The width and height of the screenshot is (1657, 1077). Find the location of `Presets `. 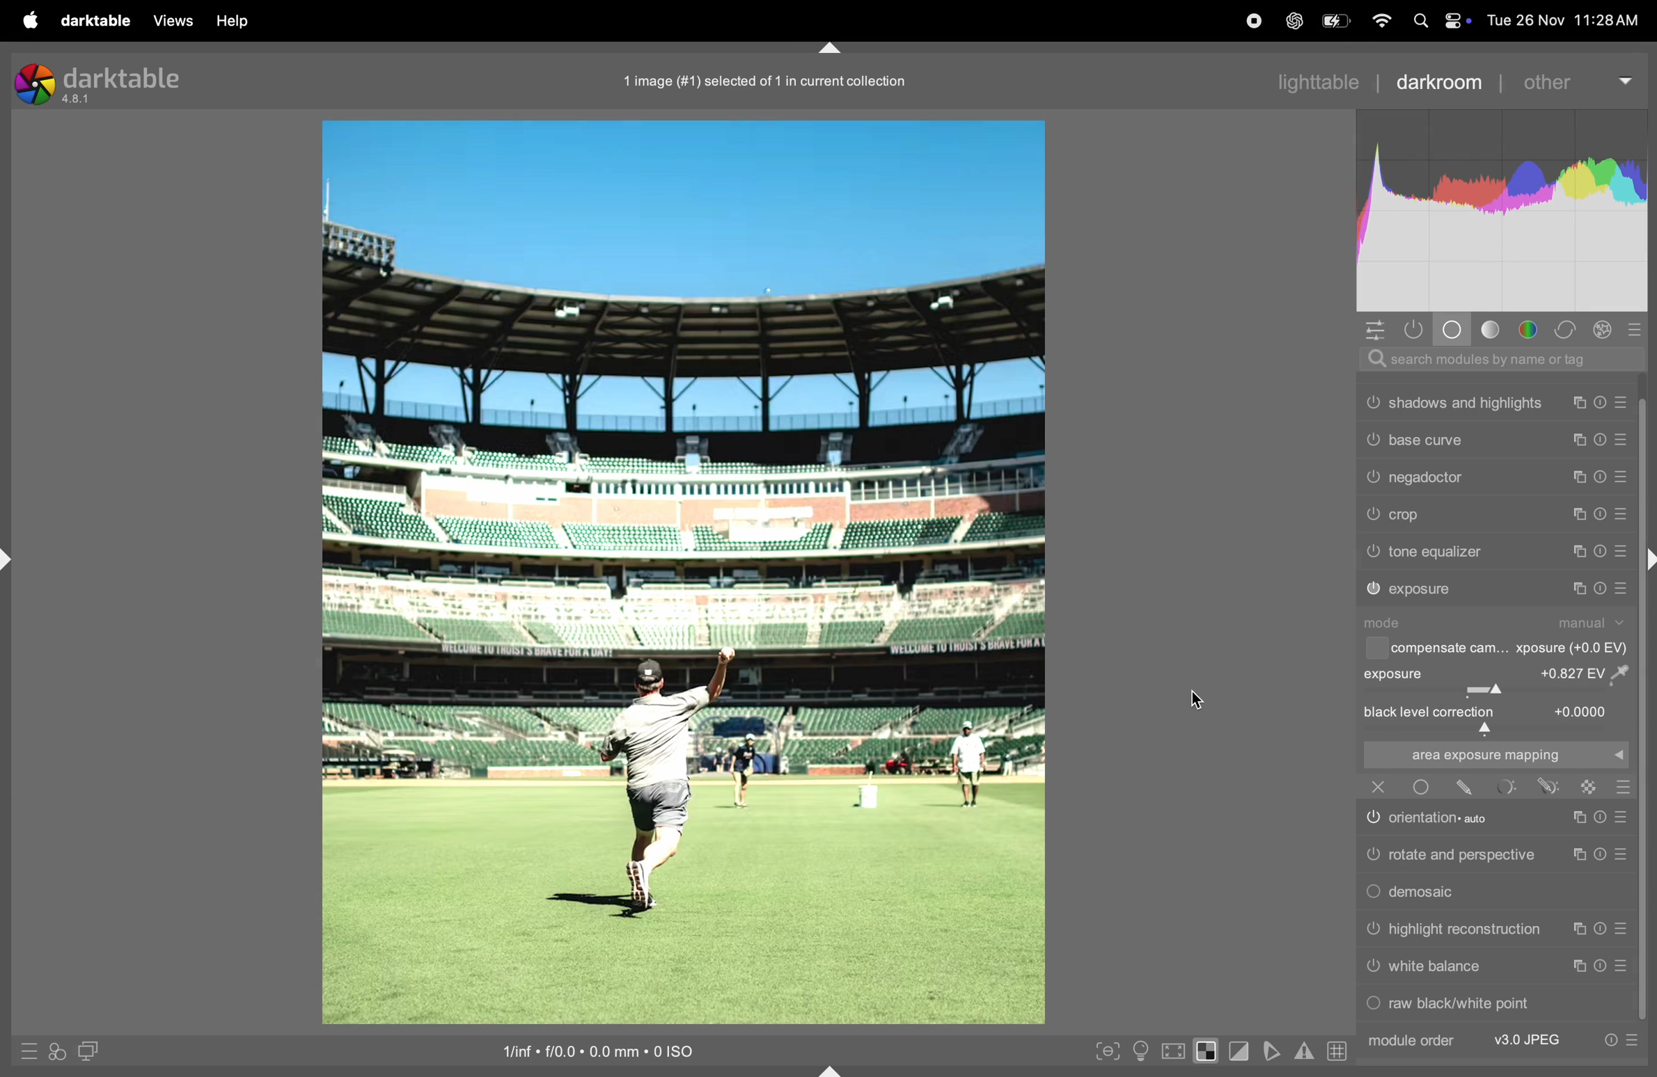

Presets  is located at coordinates (1621, 442).